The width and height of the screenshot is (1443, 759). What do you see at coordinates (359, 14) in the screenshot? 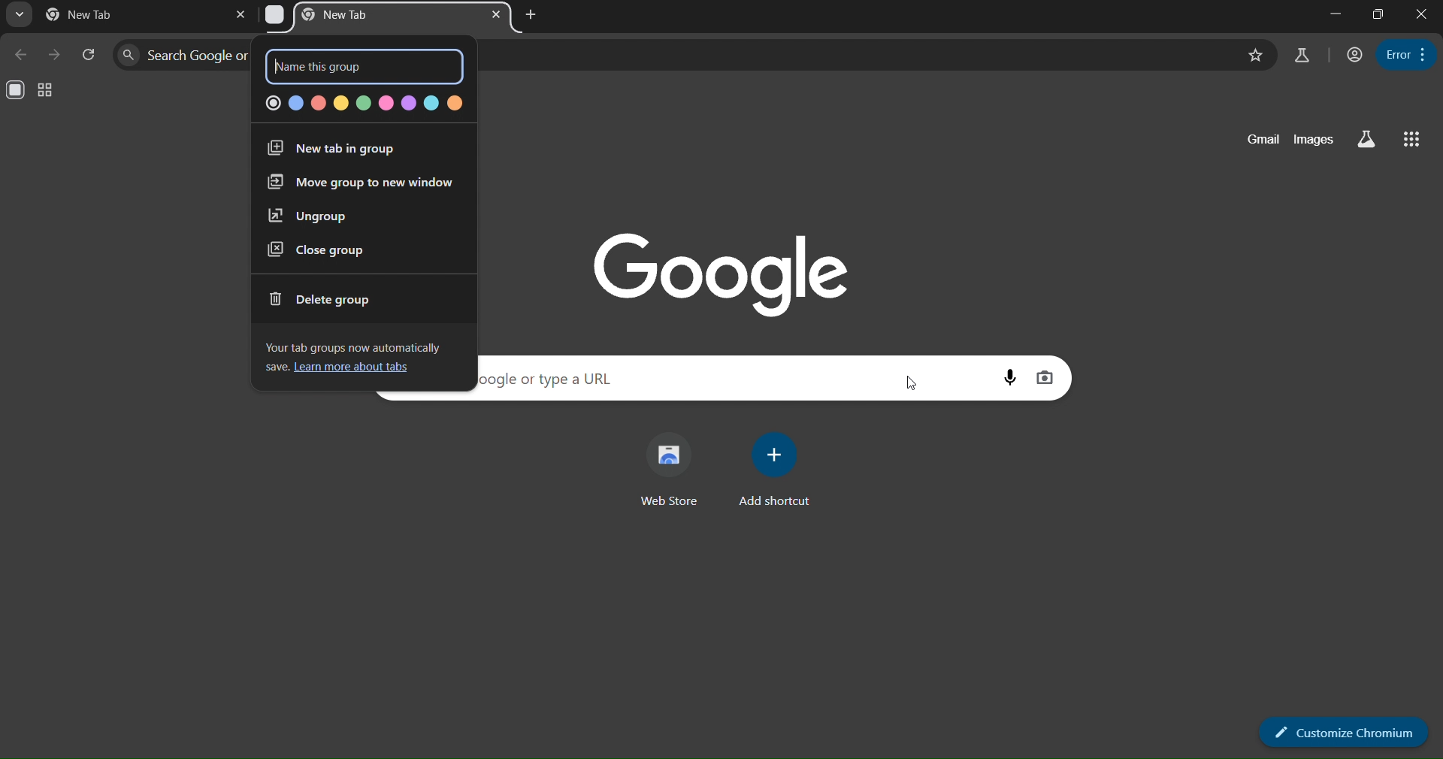
I see `tab group - new tab` at bounding box center [359, 14].